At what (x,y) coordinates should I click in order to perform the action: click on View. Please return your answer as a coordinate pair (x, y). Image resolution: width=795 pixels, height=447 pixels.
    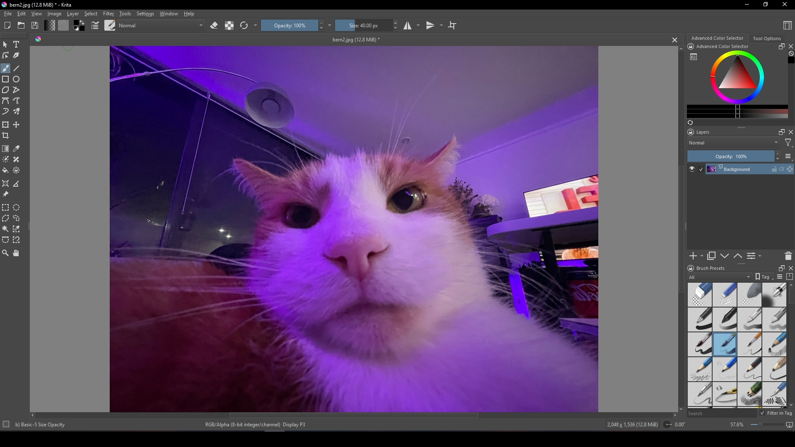
    Looking at the image, I should click on (36, 14).